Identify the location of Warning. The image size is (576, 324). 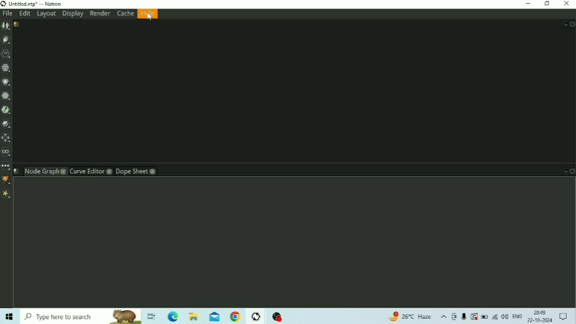
(473, 317).